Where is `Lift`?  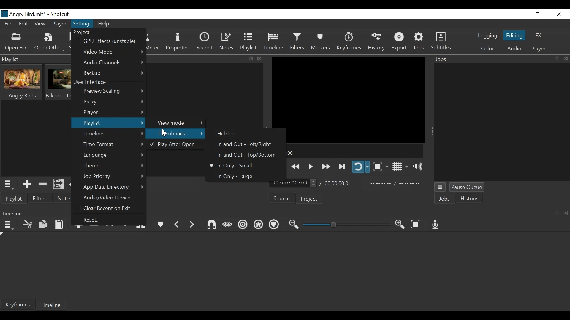
Lift is located at coordinates (111, 228).